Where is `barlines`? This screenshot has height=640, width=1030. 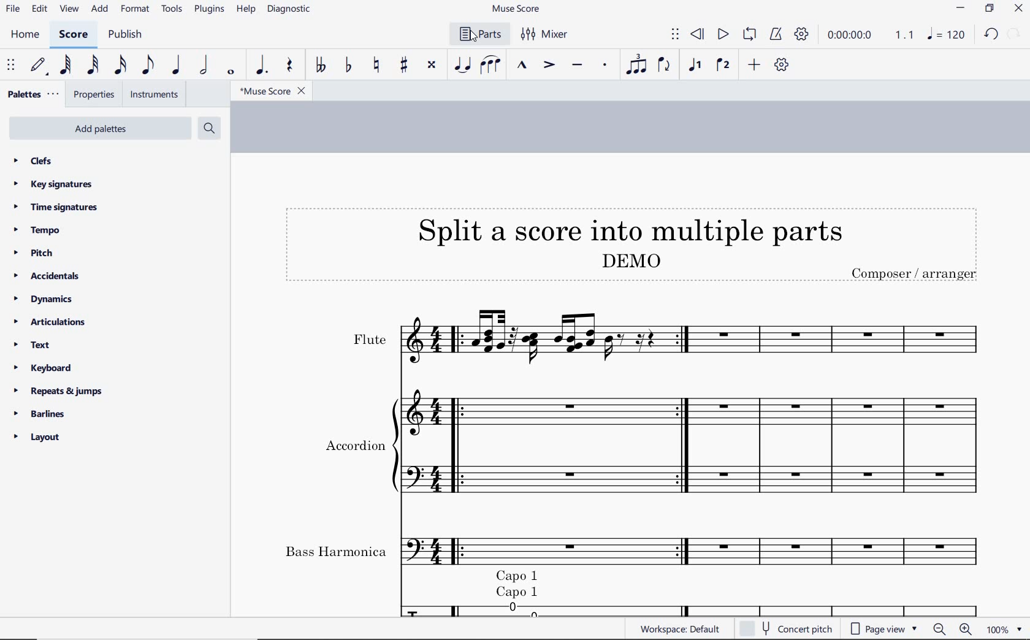 barlines is located at coordinates (43, 414).